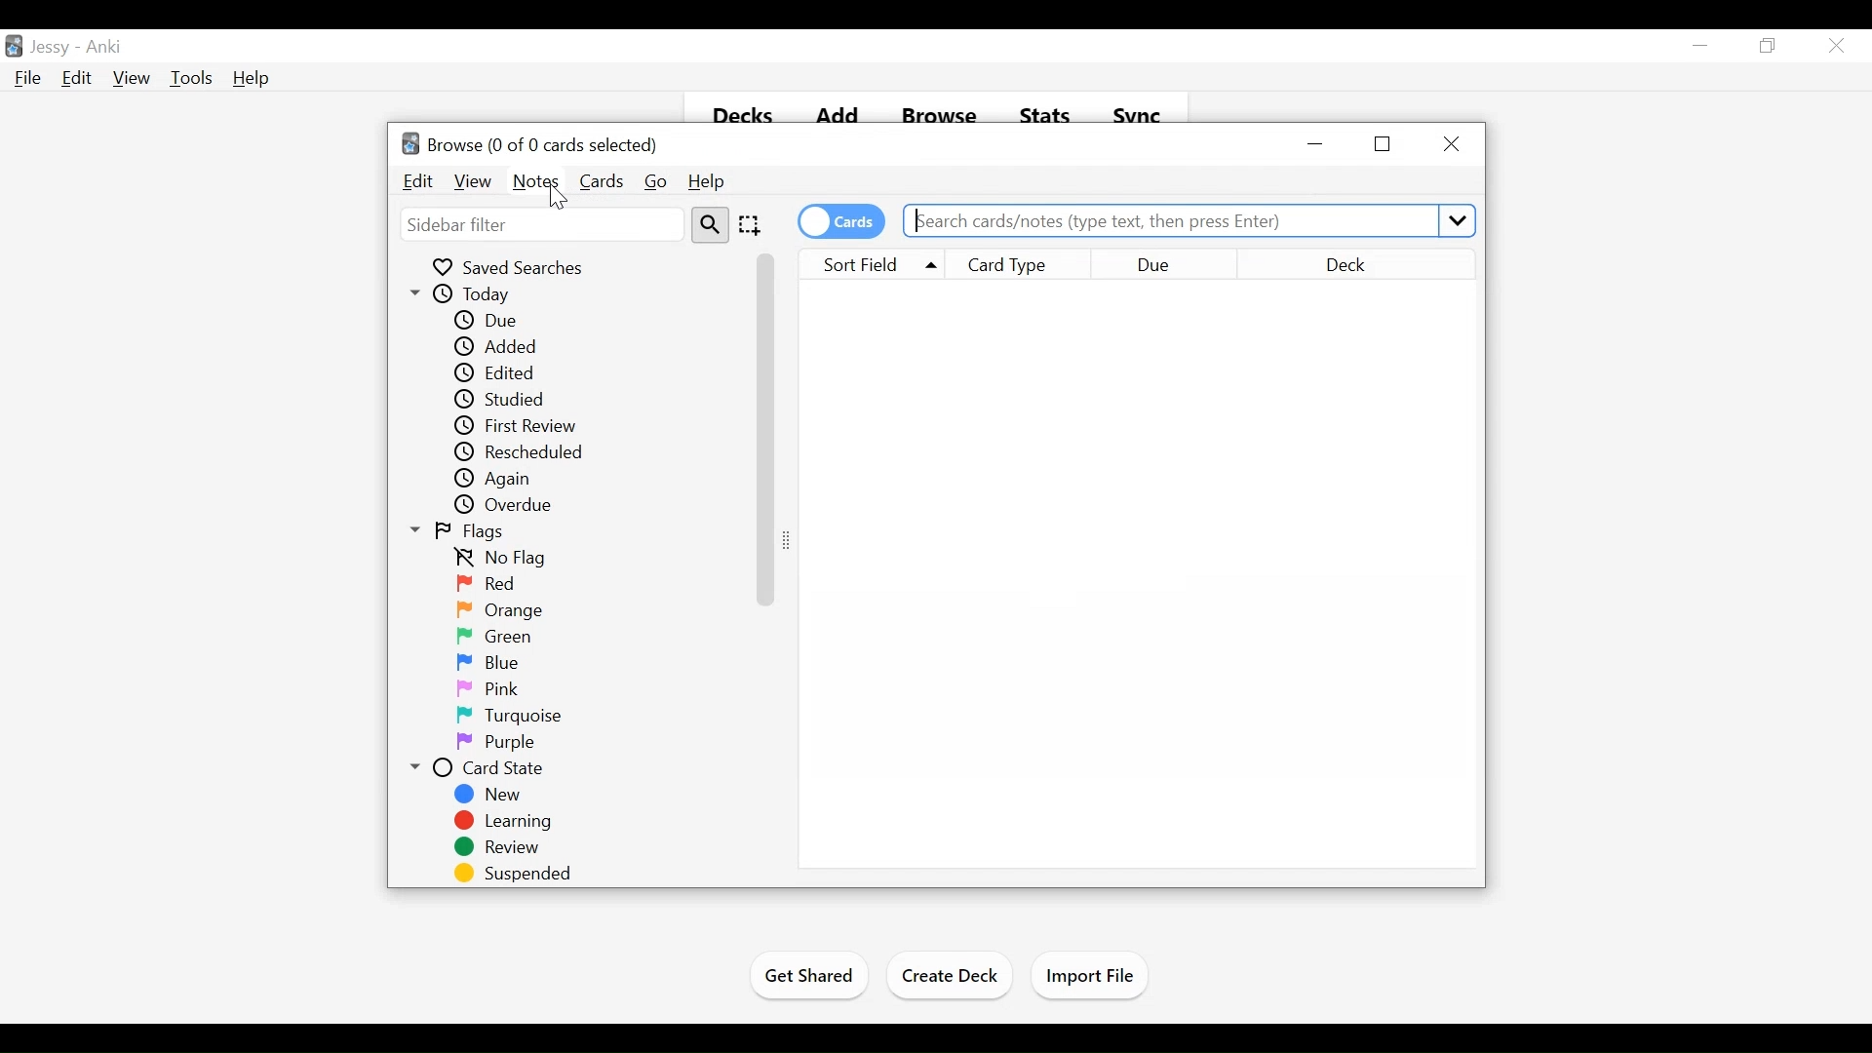 This screenshot has height=1053, width=1872. I want to click on Learning, so click(501, 822).